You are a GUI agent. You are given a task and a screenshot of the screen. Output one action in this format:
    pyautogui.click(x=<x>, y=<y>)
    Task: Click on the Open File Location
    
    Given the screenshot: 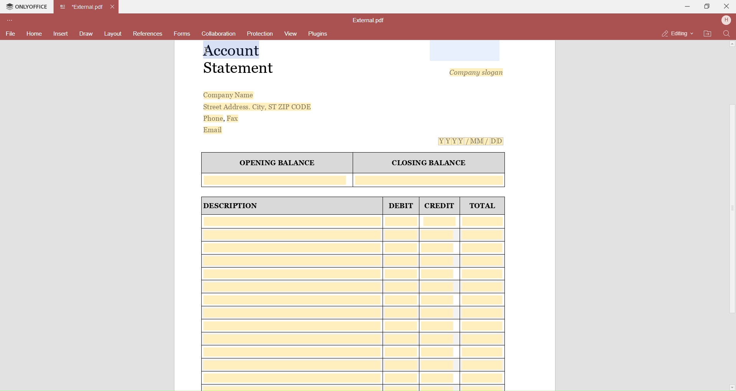 What is the action you would take?
    pyautogui.click(x=708, y=34)
    